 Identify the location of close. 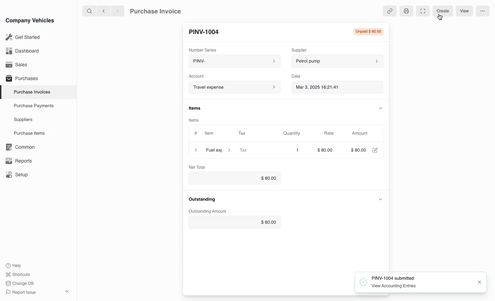
(196, 151).